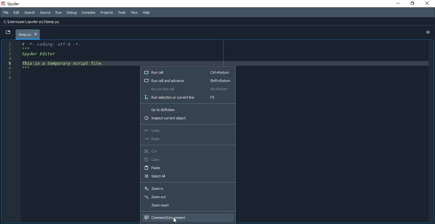 This screenshot has width=435, height=224. What do you see at coordinates (187, 206) in the screenshot?
I see `Zoom reset` at bounding box center [187, 206].